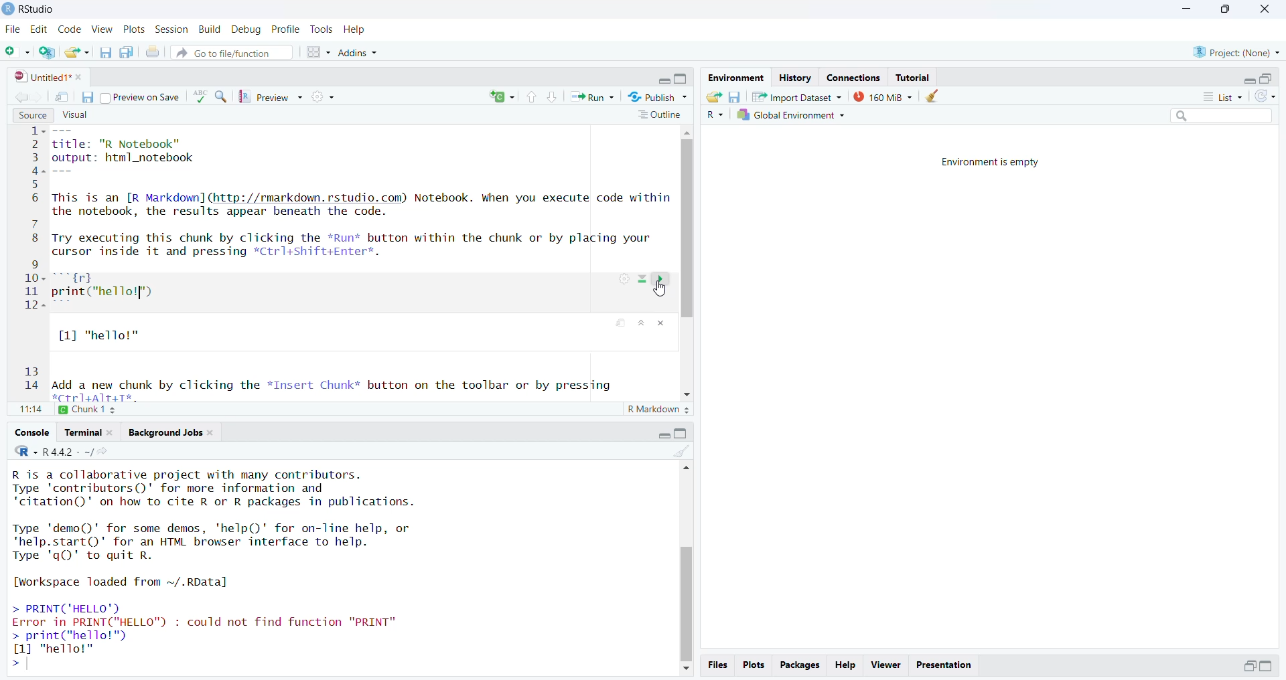 This screenshot has height=680, width=1286. I want to click on environment, so click(735, 78).